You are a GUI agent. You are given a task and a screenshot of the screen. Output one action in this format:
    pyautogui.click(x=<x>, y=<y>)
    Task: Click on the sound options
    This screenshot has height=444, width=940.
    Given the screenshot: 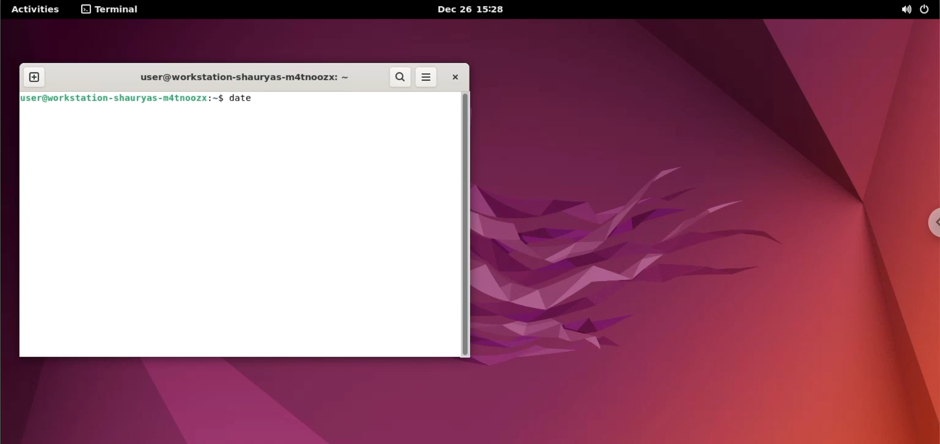 What is the action you would take?
    pyautogui.click(x=907, y=10)
    